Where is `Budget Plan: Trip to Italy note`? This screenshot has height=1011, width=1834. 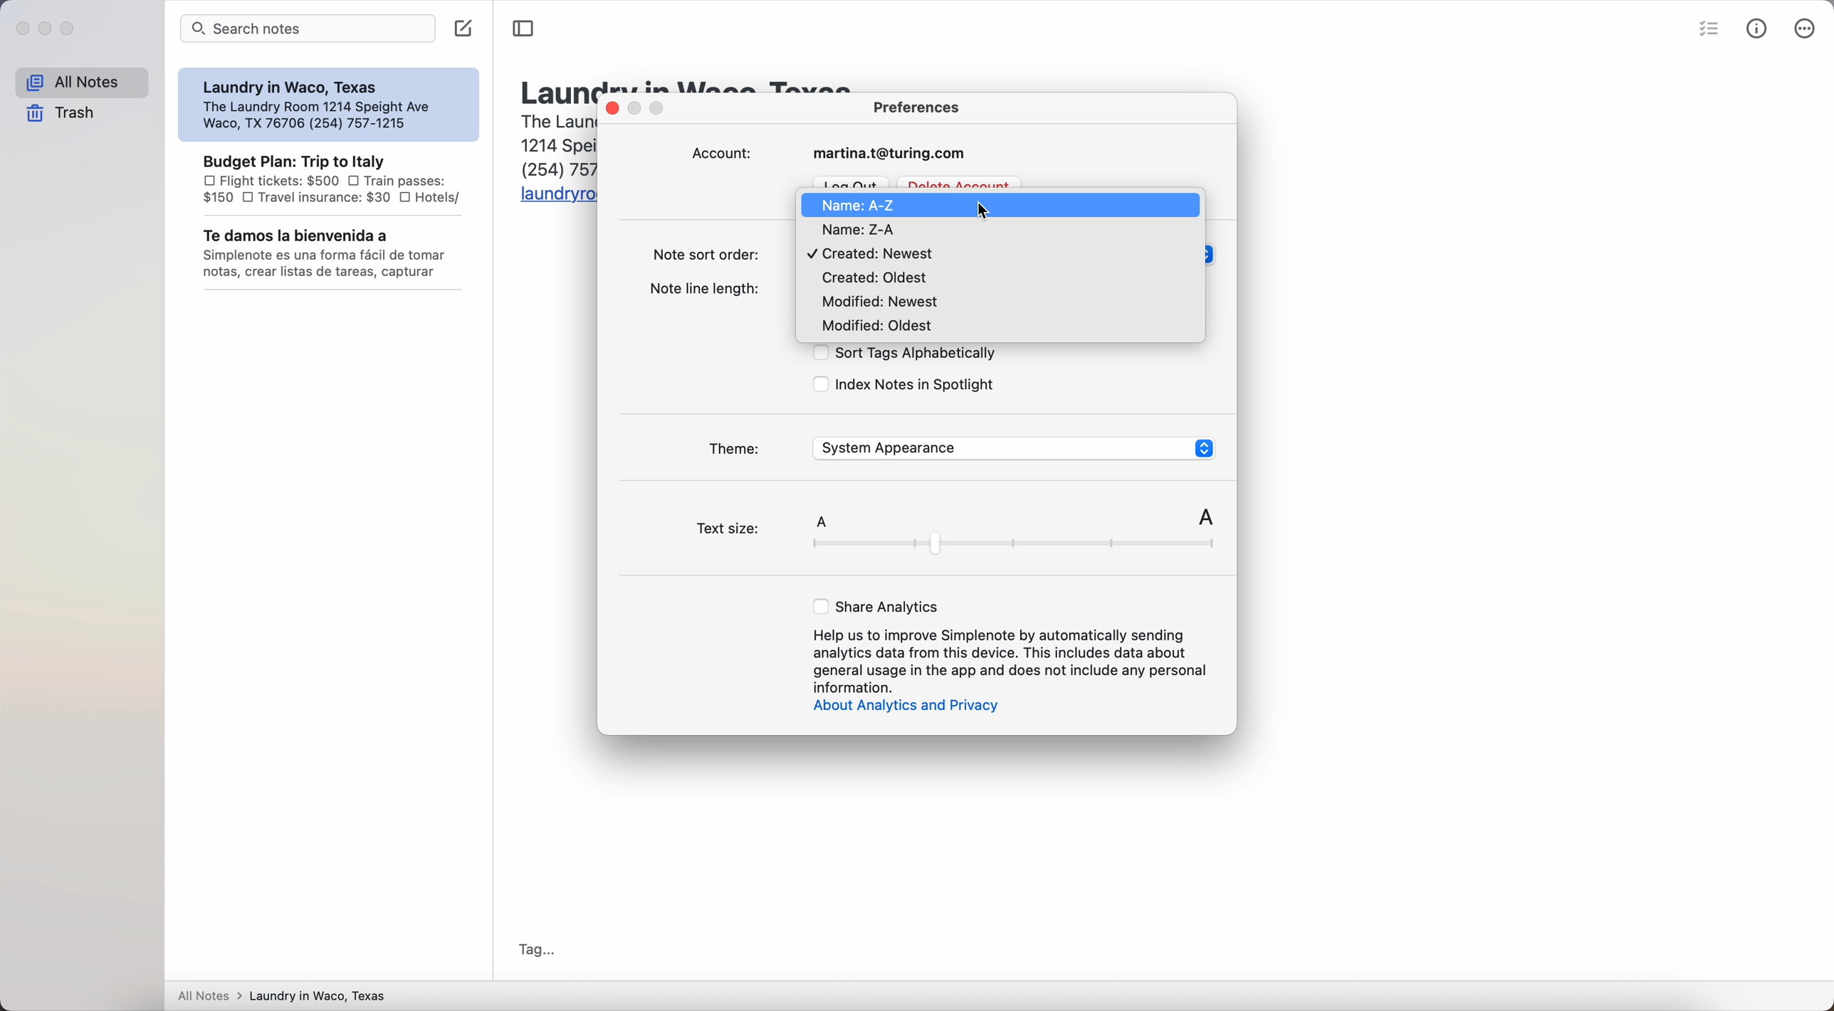 Budget Plan: Trip to Italy note is located at coordinates (330, 179).